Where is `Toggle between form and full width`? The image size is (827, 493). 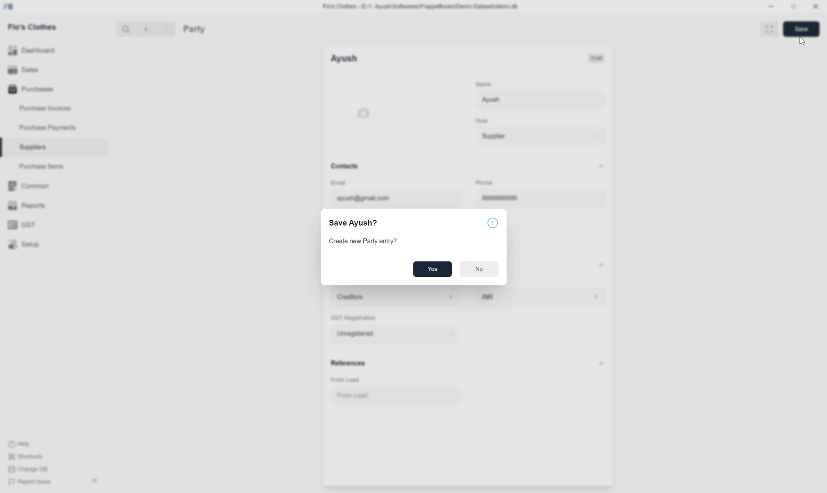 Toggle between form and full width is located at coordinates (769, 29).